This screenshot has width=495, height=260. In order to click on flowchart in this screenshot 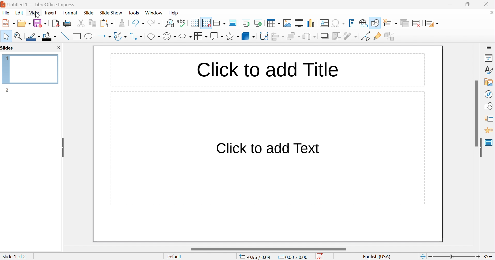, I will do `click(200, 36)`.